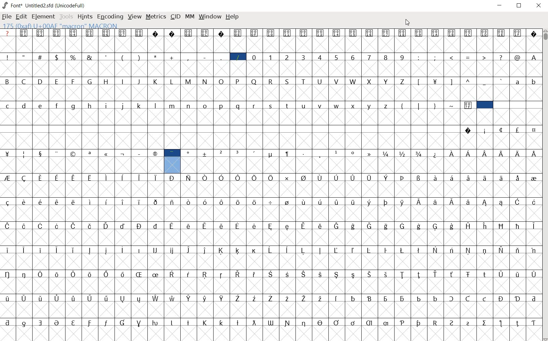  What do you see at coordinates (328, 65) in the screenshot?
I see `numbers` at bounding box center [328, 65].